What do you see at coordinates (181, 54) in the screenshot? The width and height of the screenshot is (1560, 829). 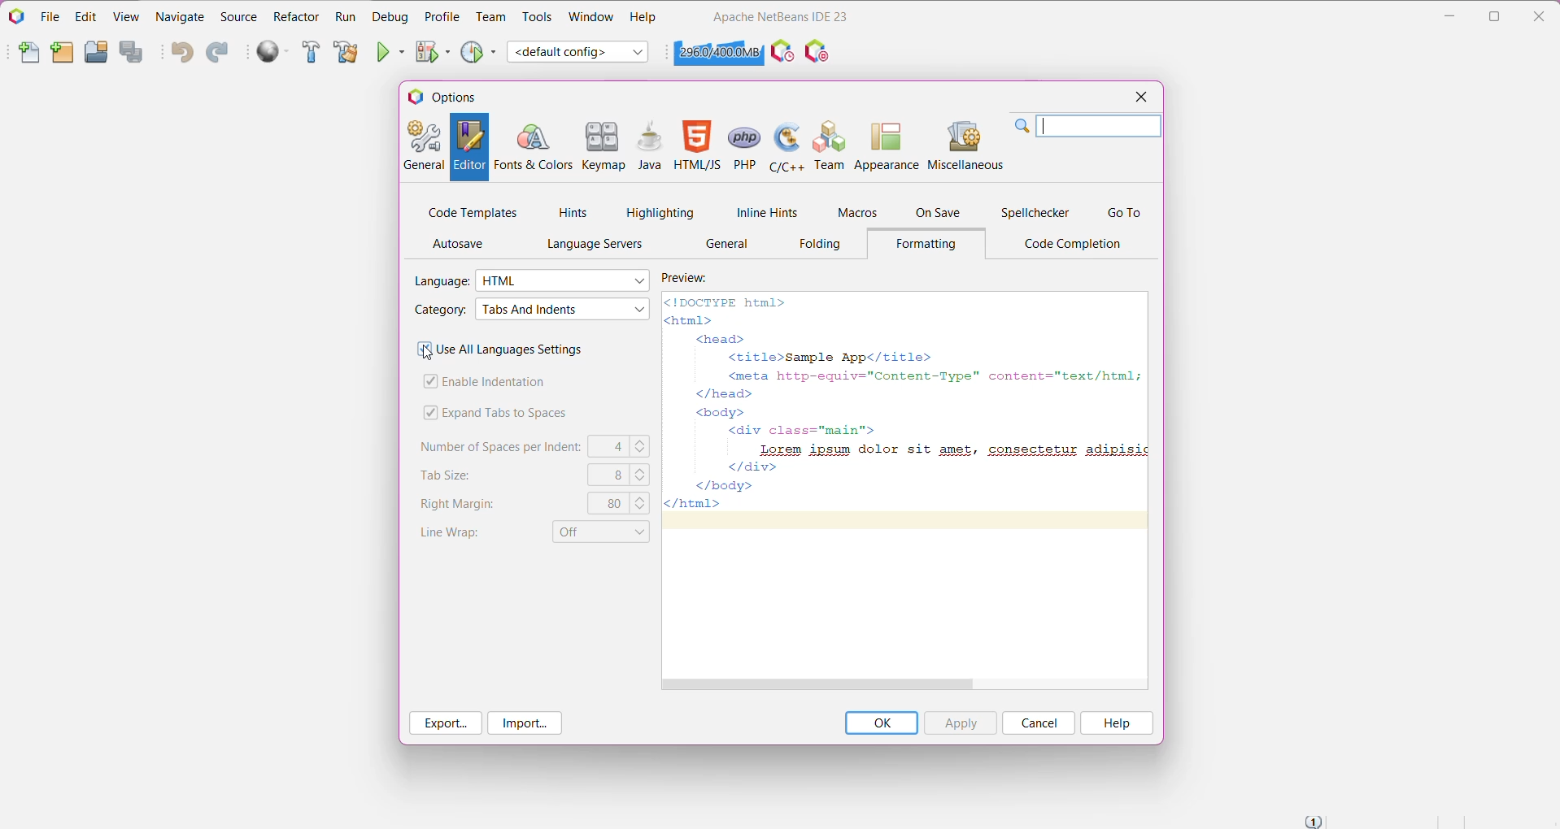 I see `Undo` at bounding box center [181, 54].